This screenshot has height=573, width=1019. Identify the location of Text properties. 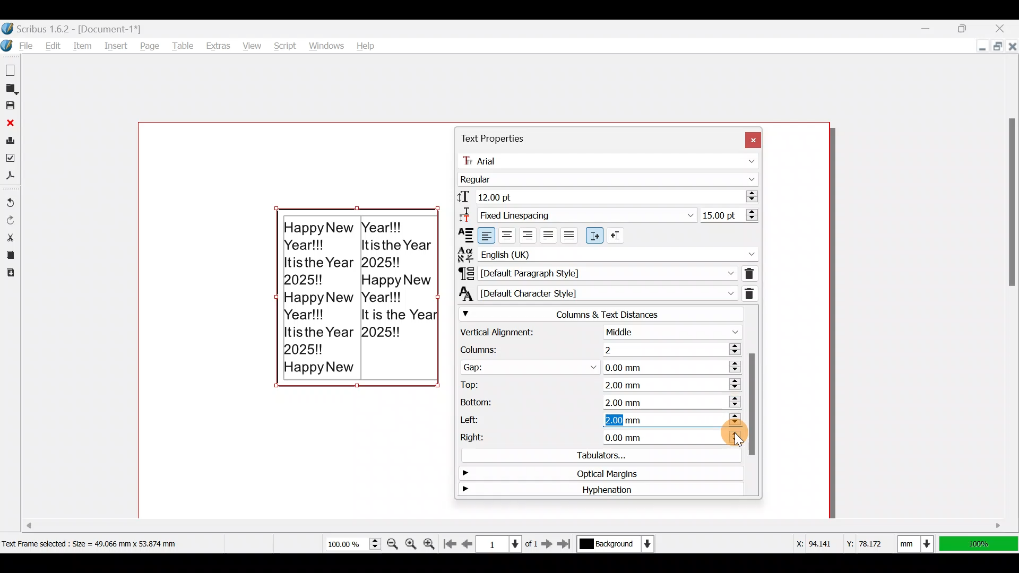
(493, 138).